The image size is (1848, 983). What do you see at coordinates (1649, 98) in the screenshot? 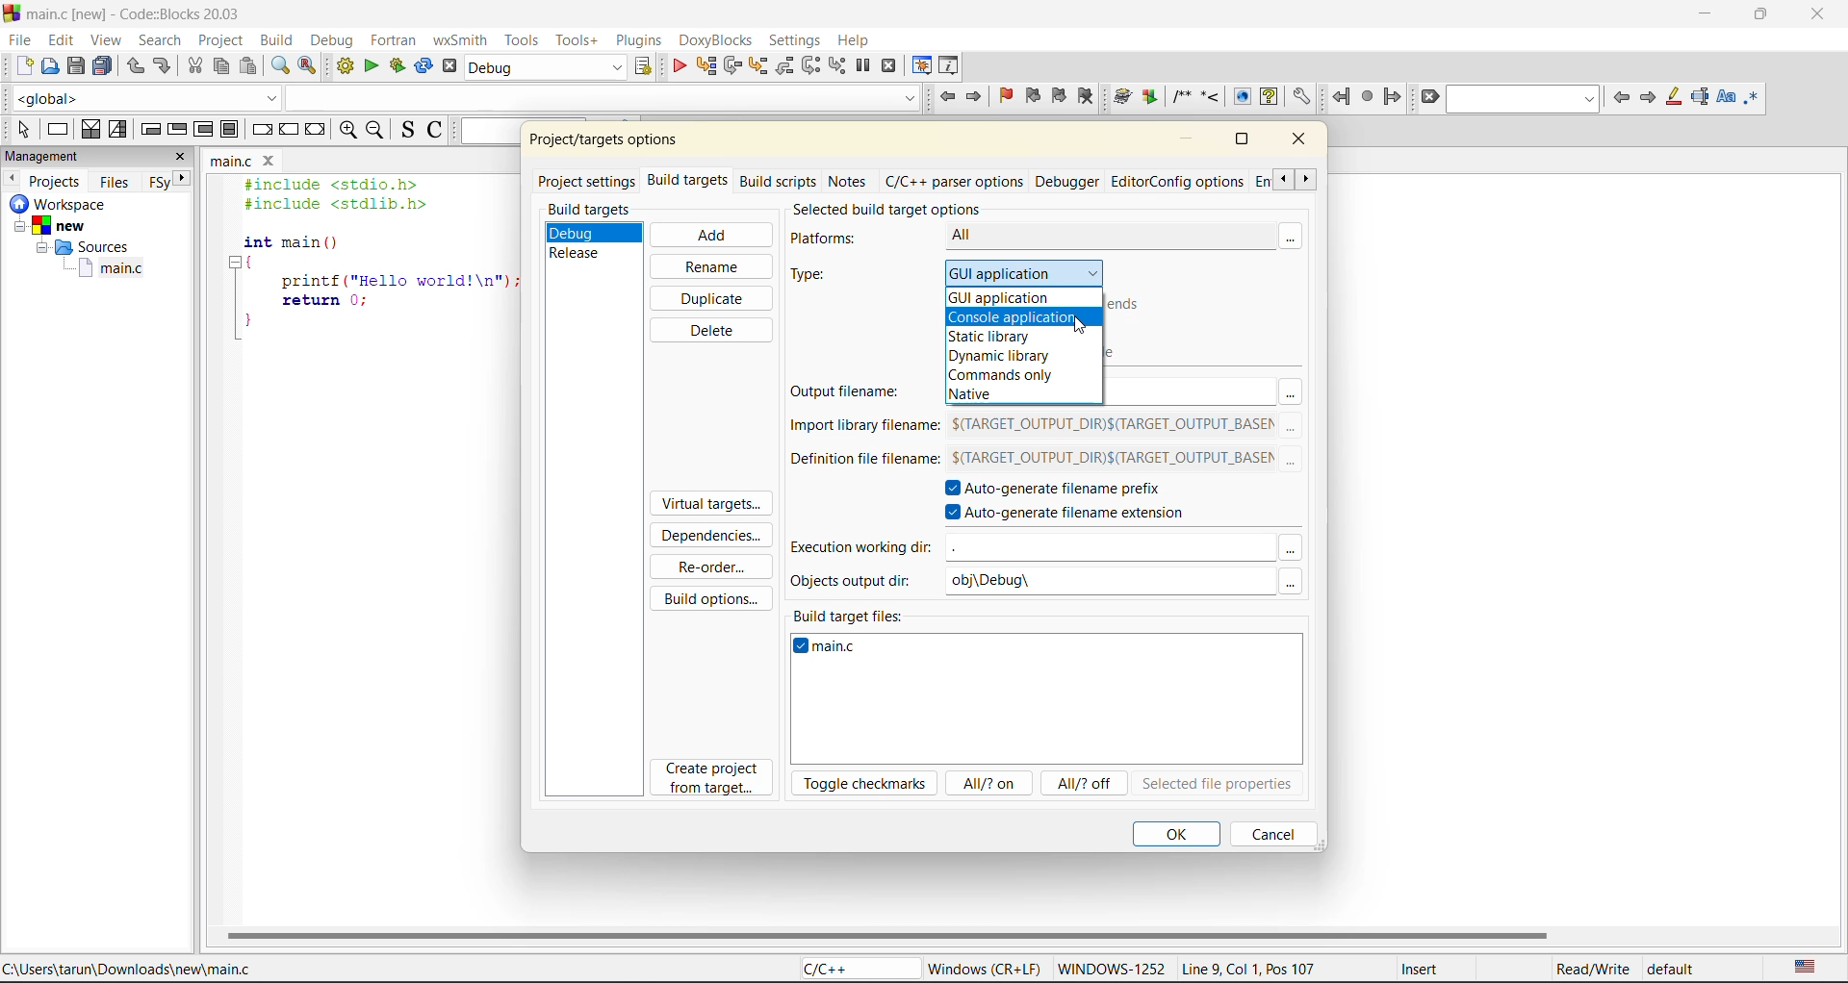
I see `next` at bounding box center [1649, 98].